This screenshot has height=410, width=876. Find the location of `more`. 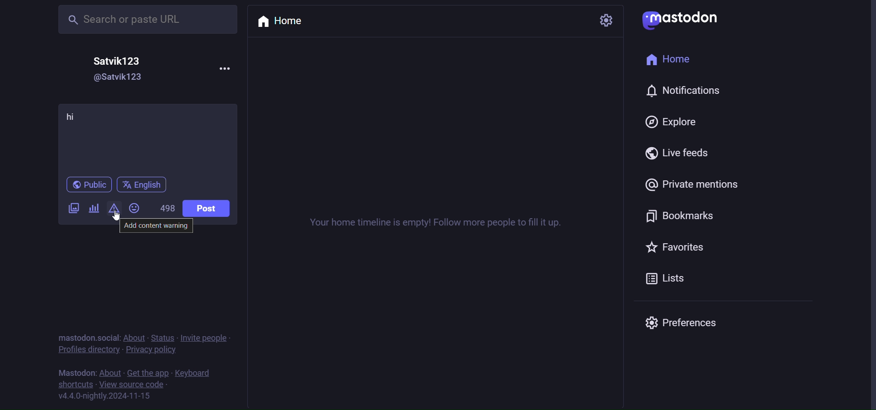

more is located at coordinates (219, 67).